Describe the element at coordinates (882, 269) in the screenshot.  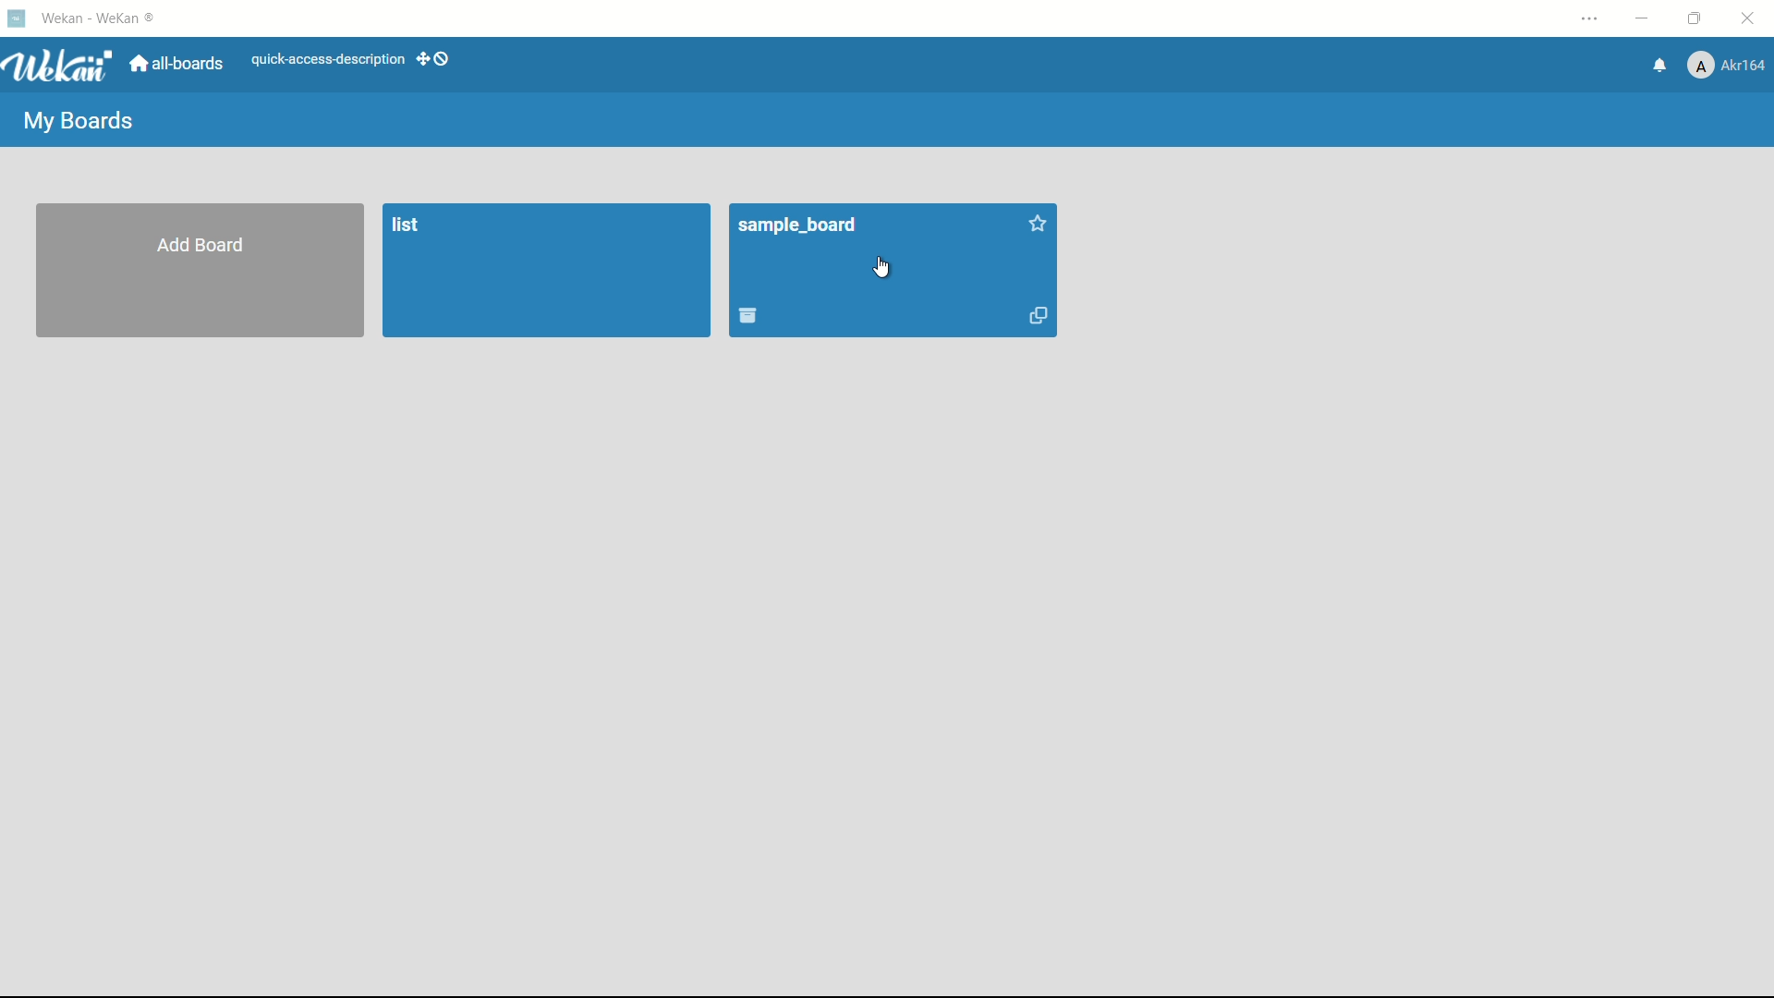
I see `cursor` at that location.